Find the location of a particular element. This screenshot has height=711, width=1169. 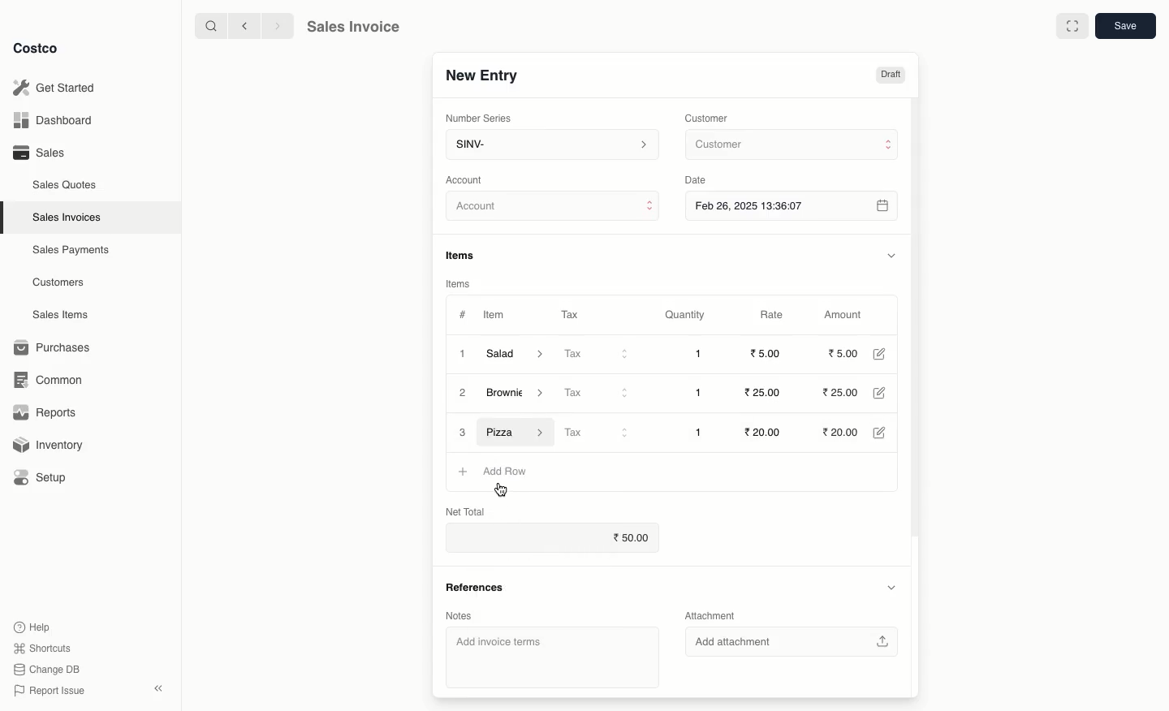

Customers is located at coordinates (58, 282).